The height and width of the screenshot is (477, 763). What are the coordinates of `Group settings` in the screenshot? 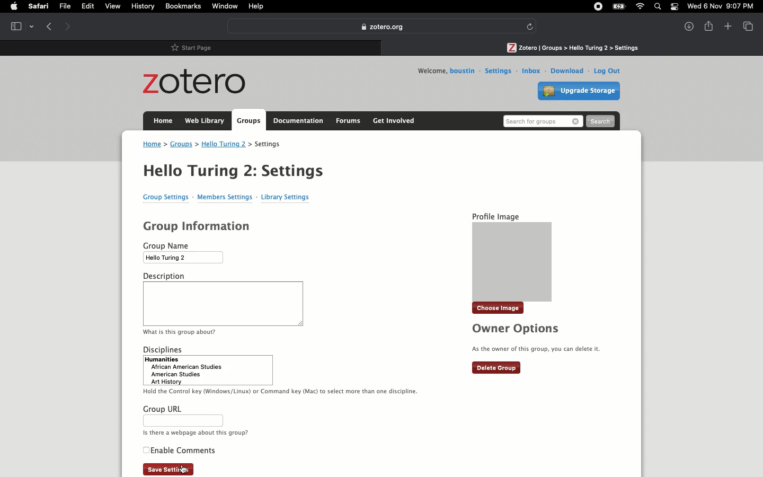 It's located at (164, 198).